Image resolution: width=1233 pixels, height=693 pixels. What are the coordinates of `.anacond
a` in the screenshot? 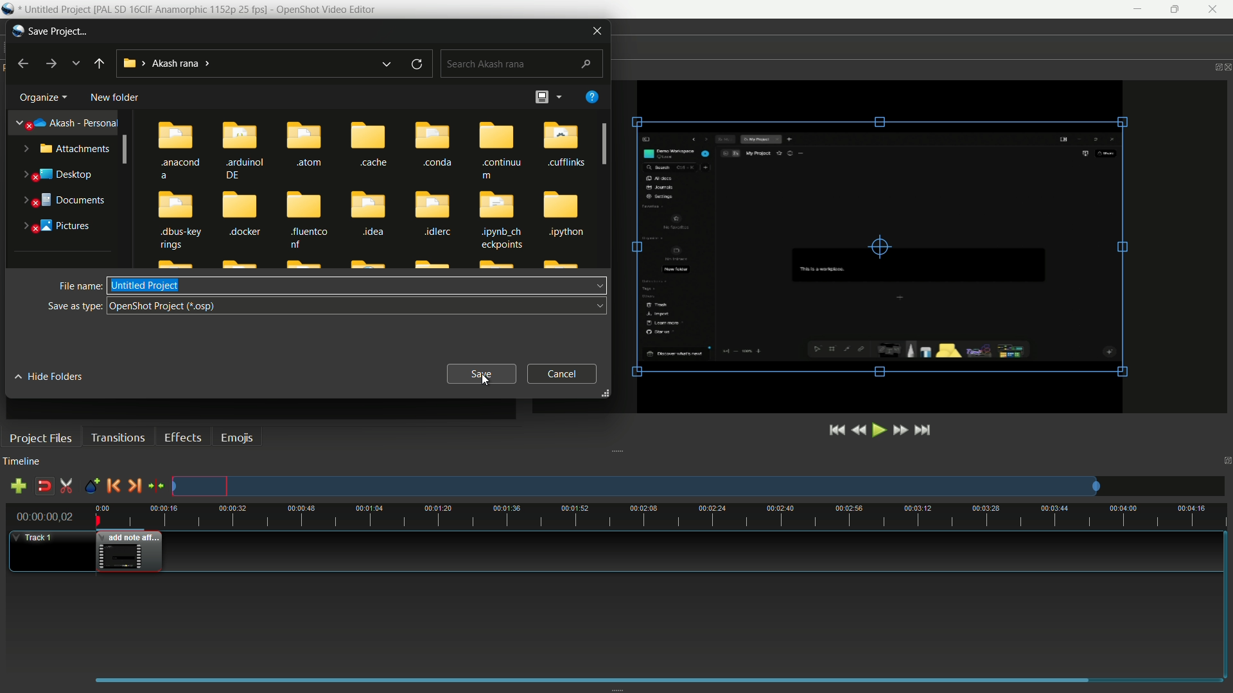 It's located at (175, 148).